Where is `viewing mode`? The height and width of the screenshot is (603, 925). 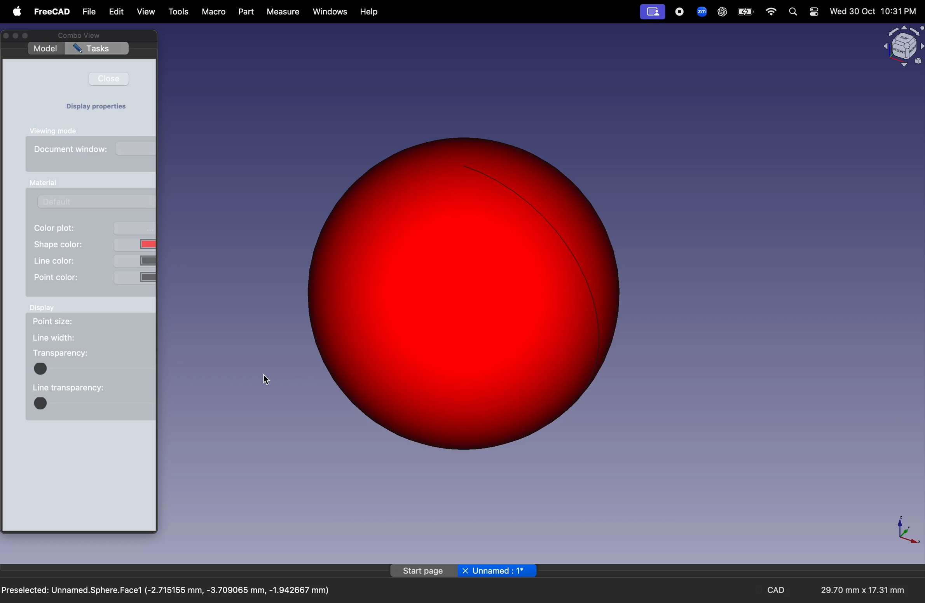
viewing mode is located at coordinates (57, 131).